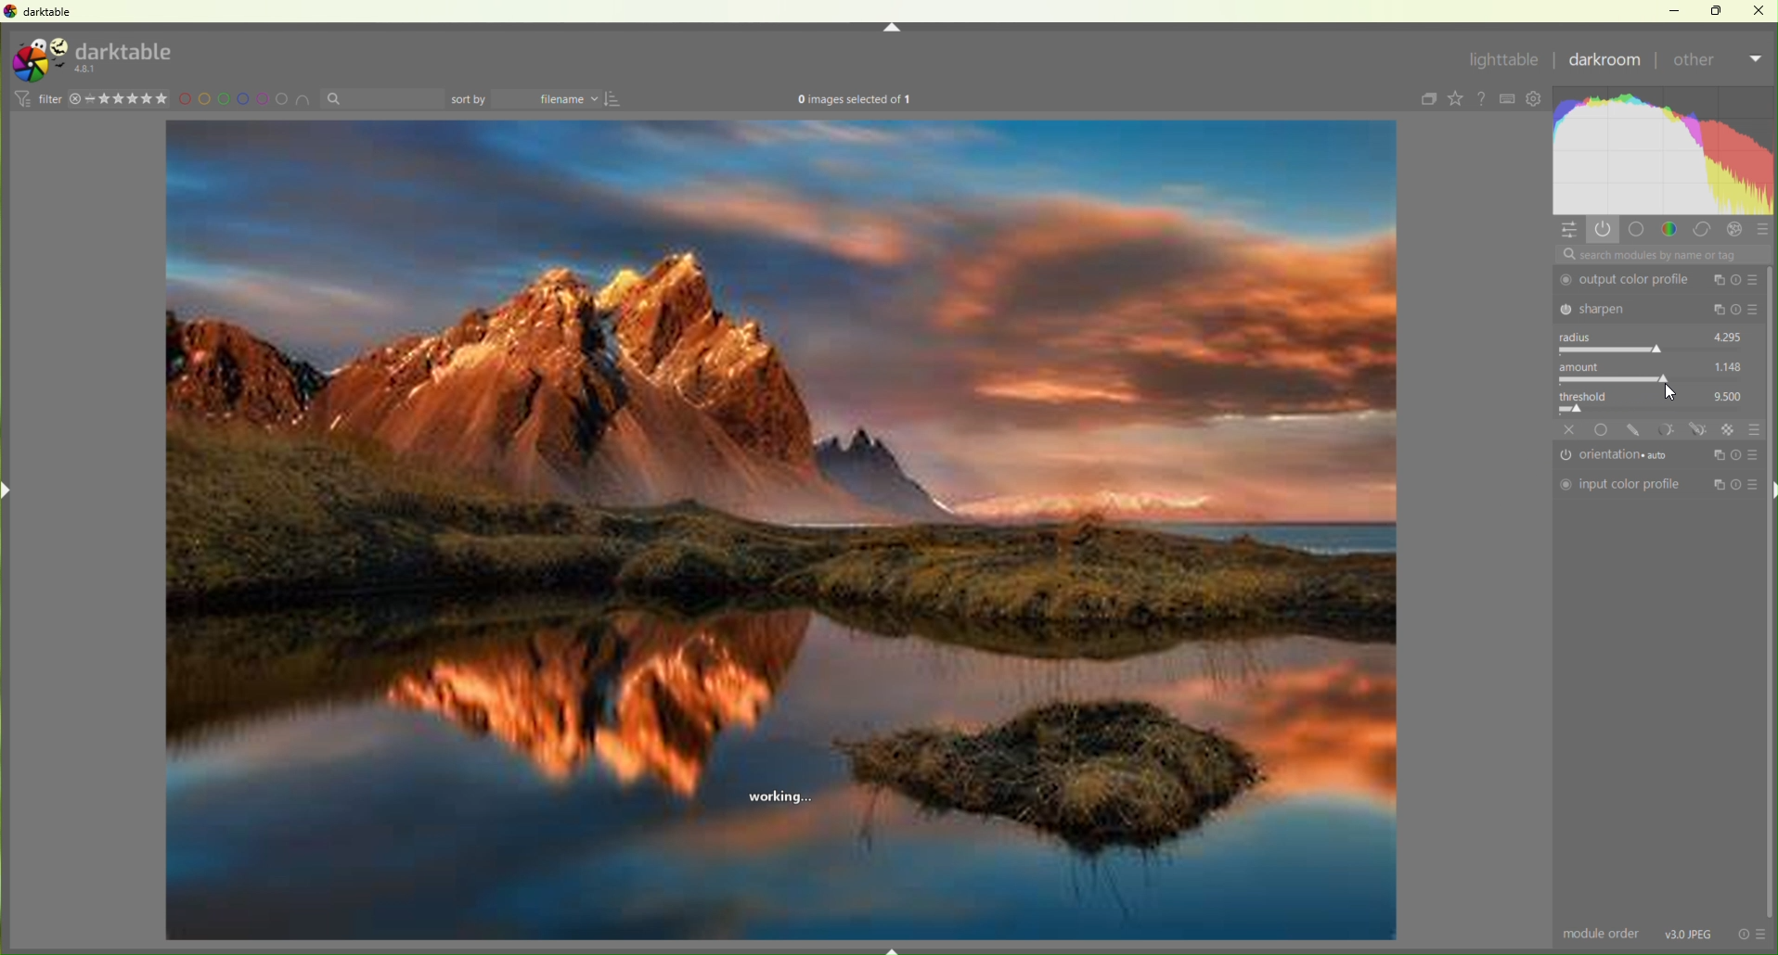 Image resolution: width=1778 pixels, height=955 pixels. Describe the element at coordinates (1752, 934) in the screenshot. I see `actions` at that location.